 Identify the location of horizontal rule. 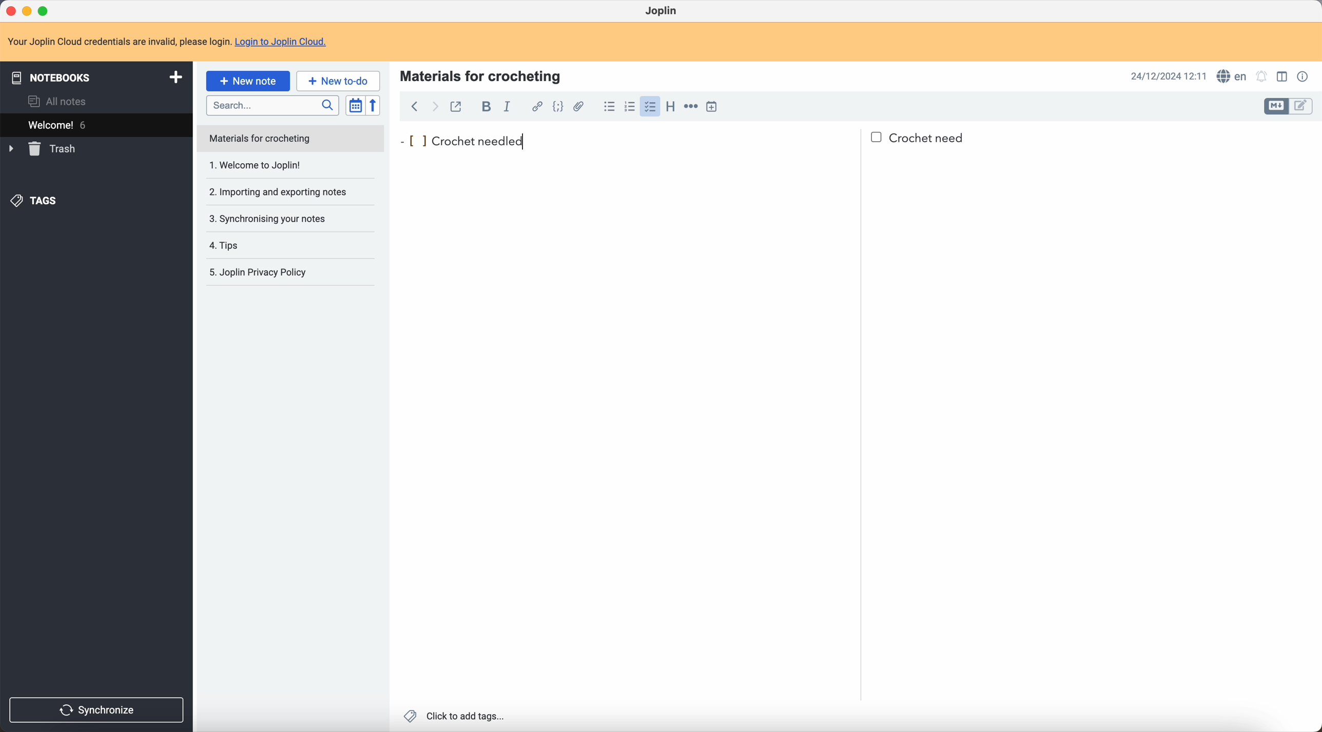
(690, 108).